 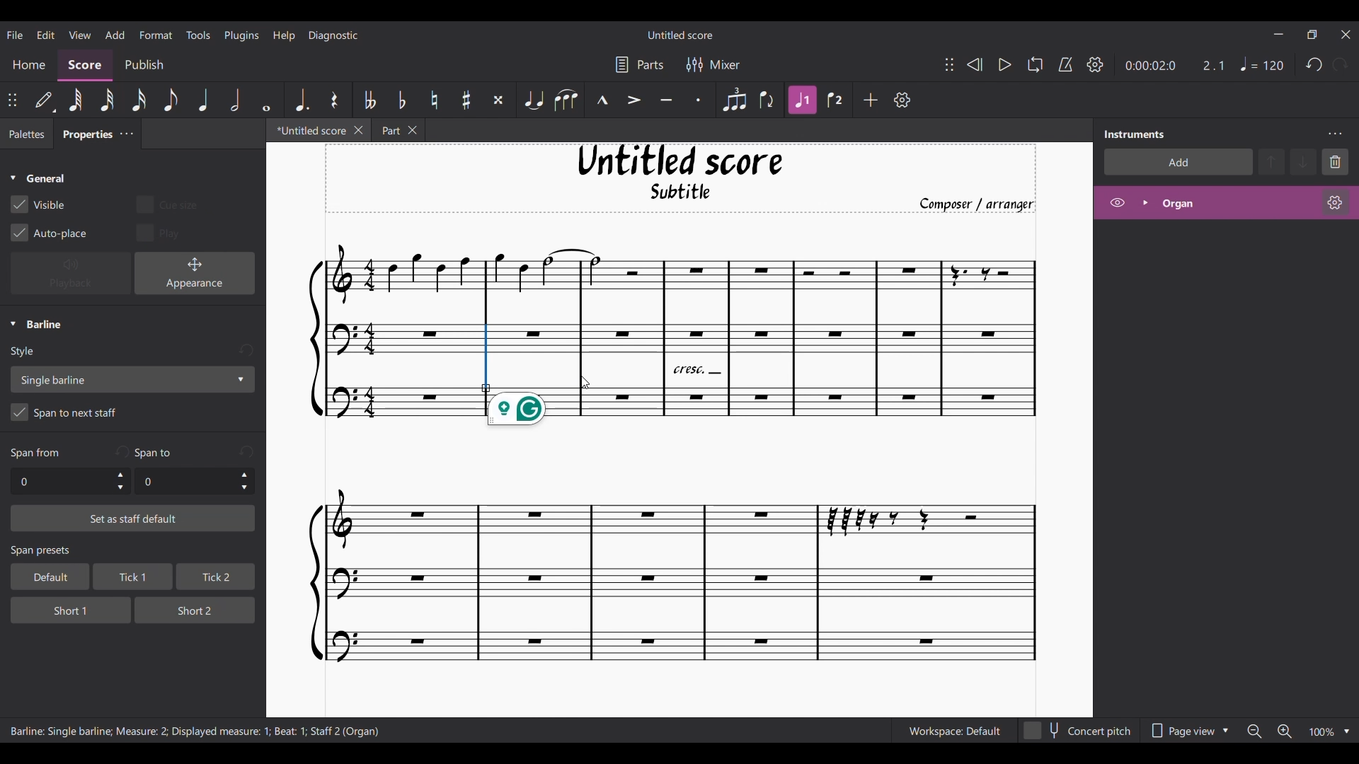 What do you see at coordinates (1321, 733) in the screenshot?
I see `Current zoom factor` at bounding box center [1321, 733].